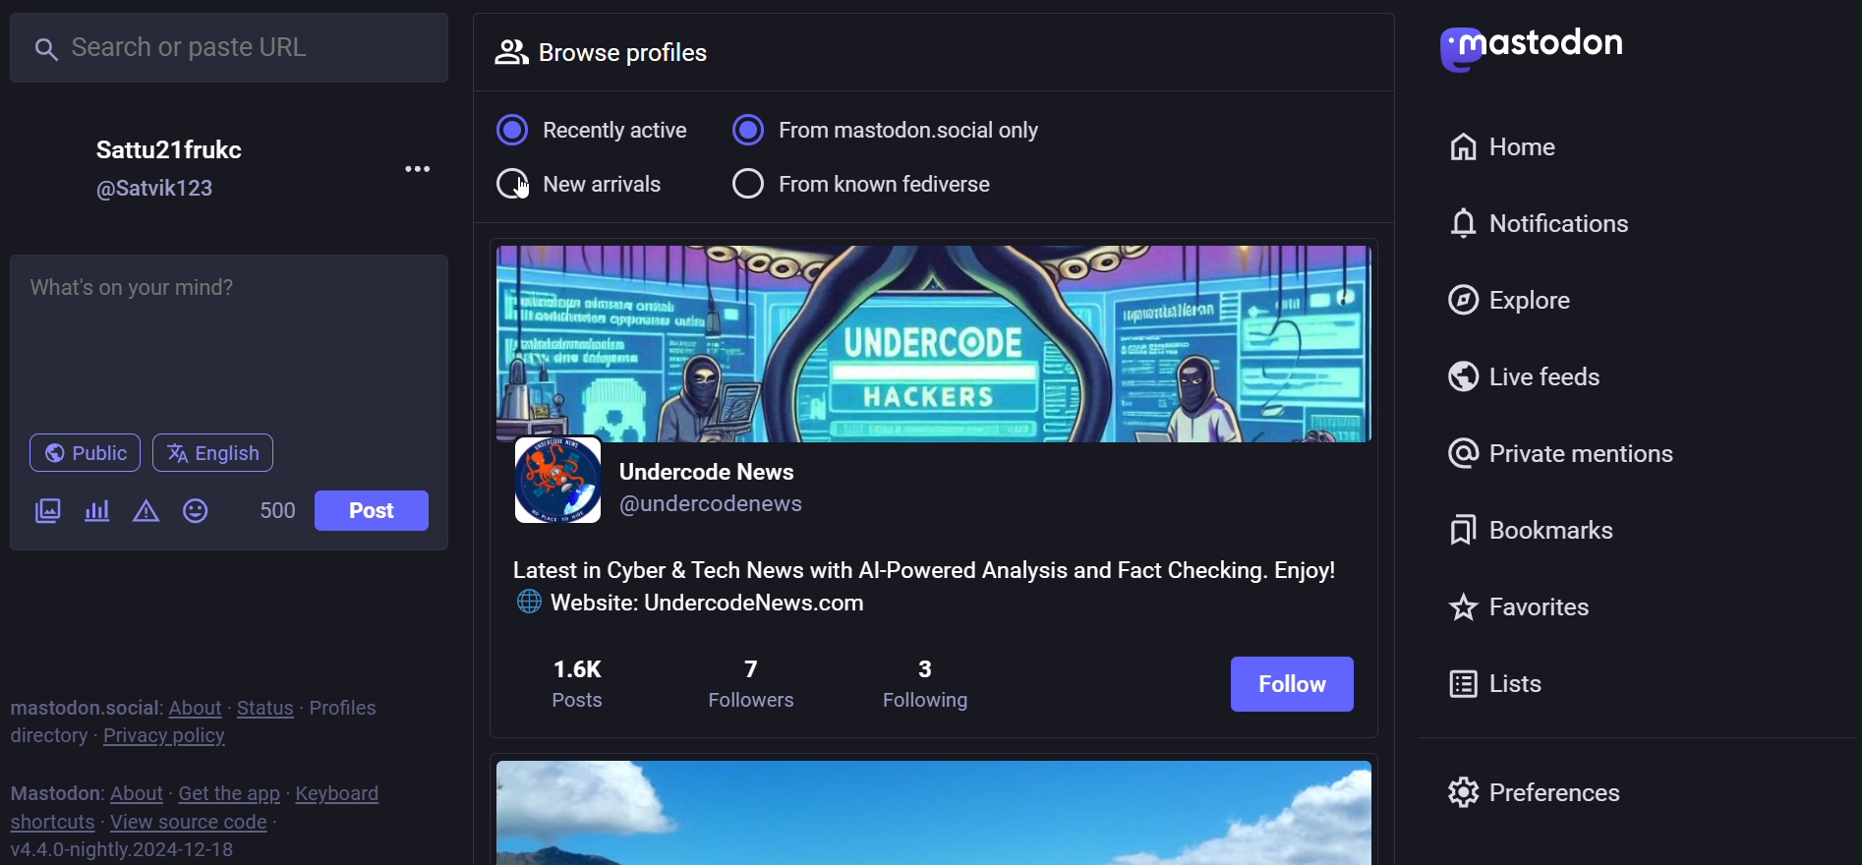 The image size is (1862, 865). Describe the element at coordinates (932, 807) in the screenshot. I see `image` at that location.